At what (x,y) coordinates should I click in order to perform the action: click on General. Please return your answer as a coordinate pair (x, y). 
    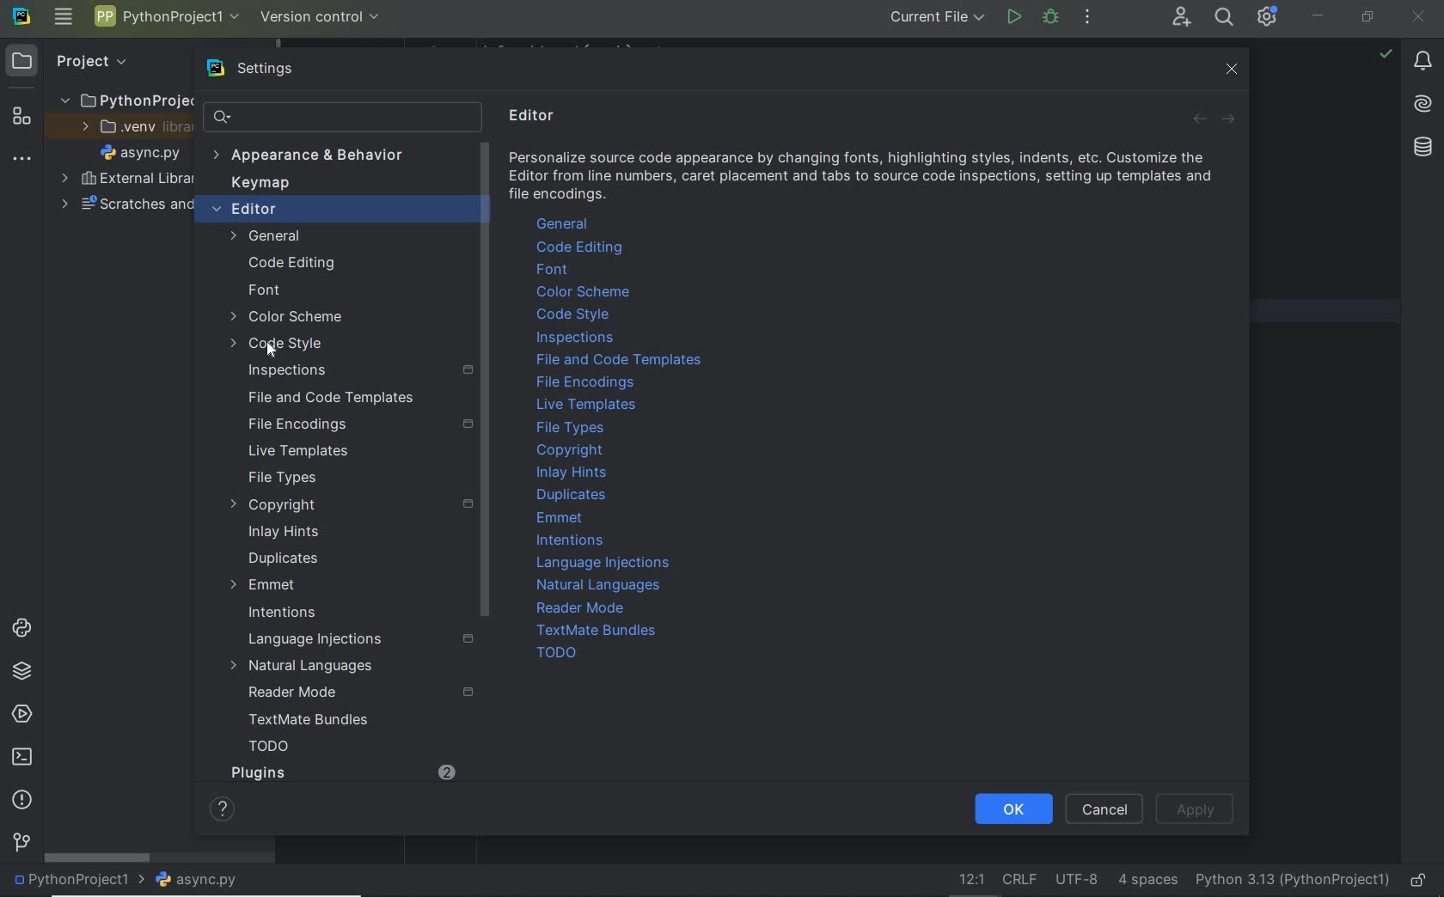
    Looking at the image, I should click on (308, 236).